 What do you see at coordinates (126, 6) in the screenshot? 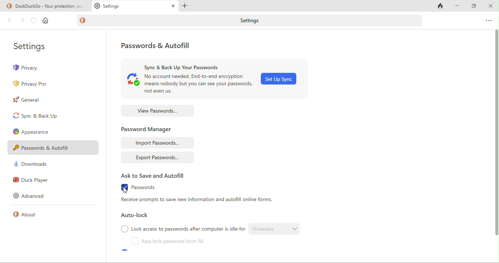
I see `settings tab` at bounding box center [126, 6].